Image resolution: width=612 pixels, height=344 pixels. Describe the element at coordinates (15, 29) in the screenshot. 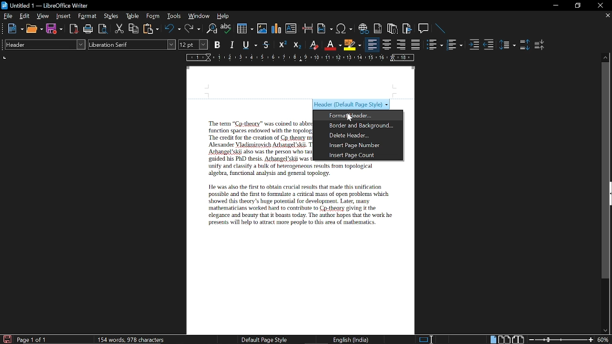

I see `NEw` at that location.